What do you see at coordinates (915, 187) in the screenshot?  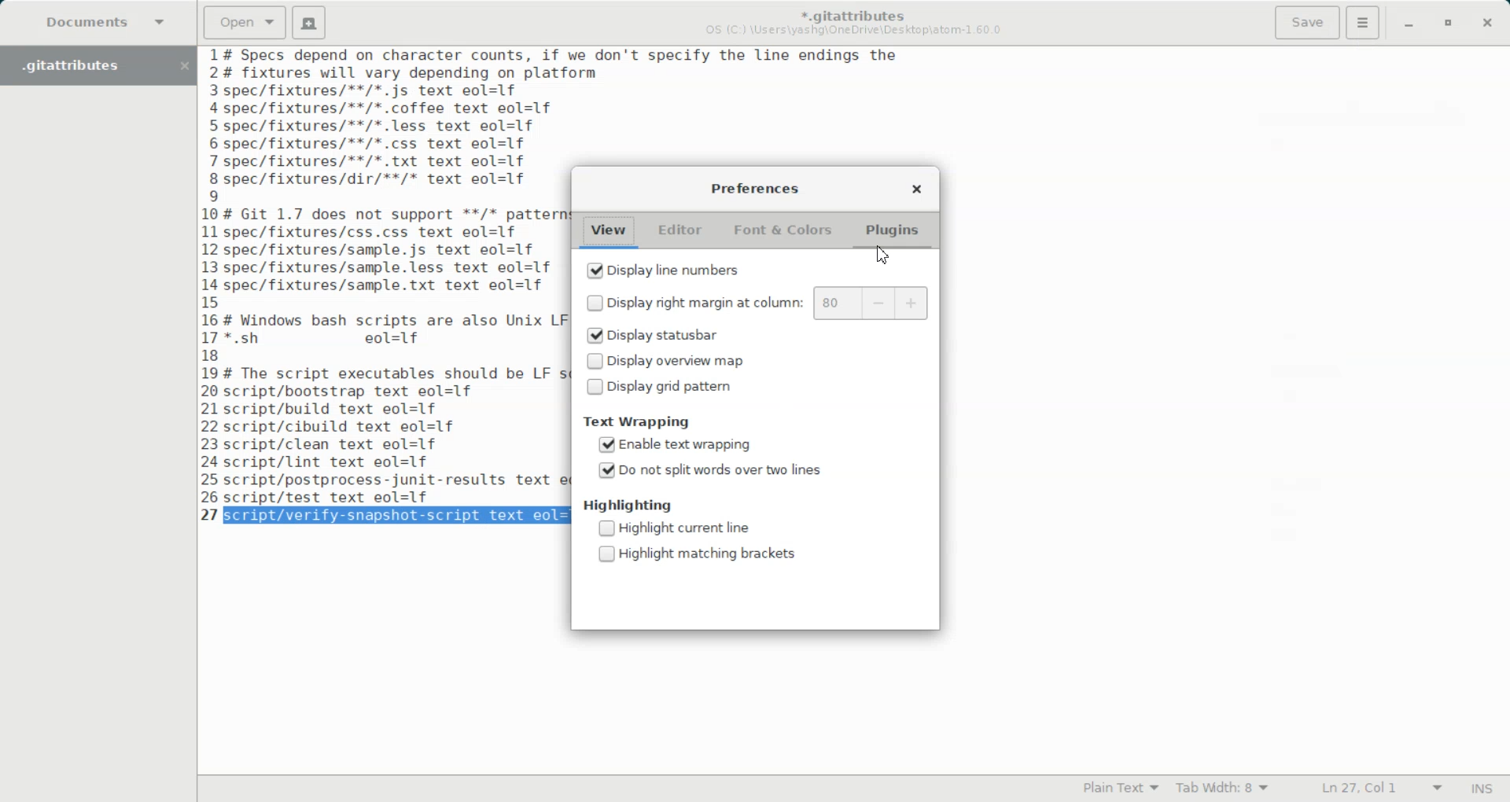 I see `Close` at bounding box center [915, 187].